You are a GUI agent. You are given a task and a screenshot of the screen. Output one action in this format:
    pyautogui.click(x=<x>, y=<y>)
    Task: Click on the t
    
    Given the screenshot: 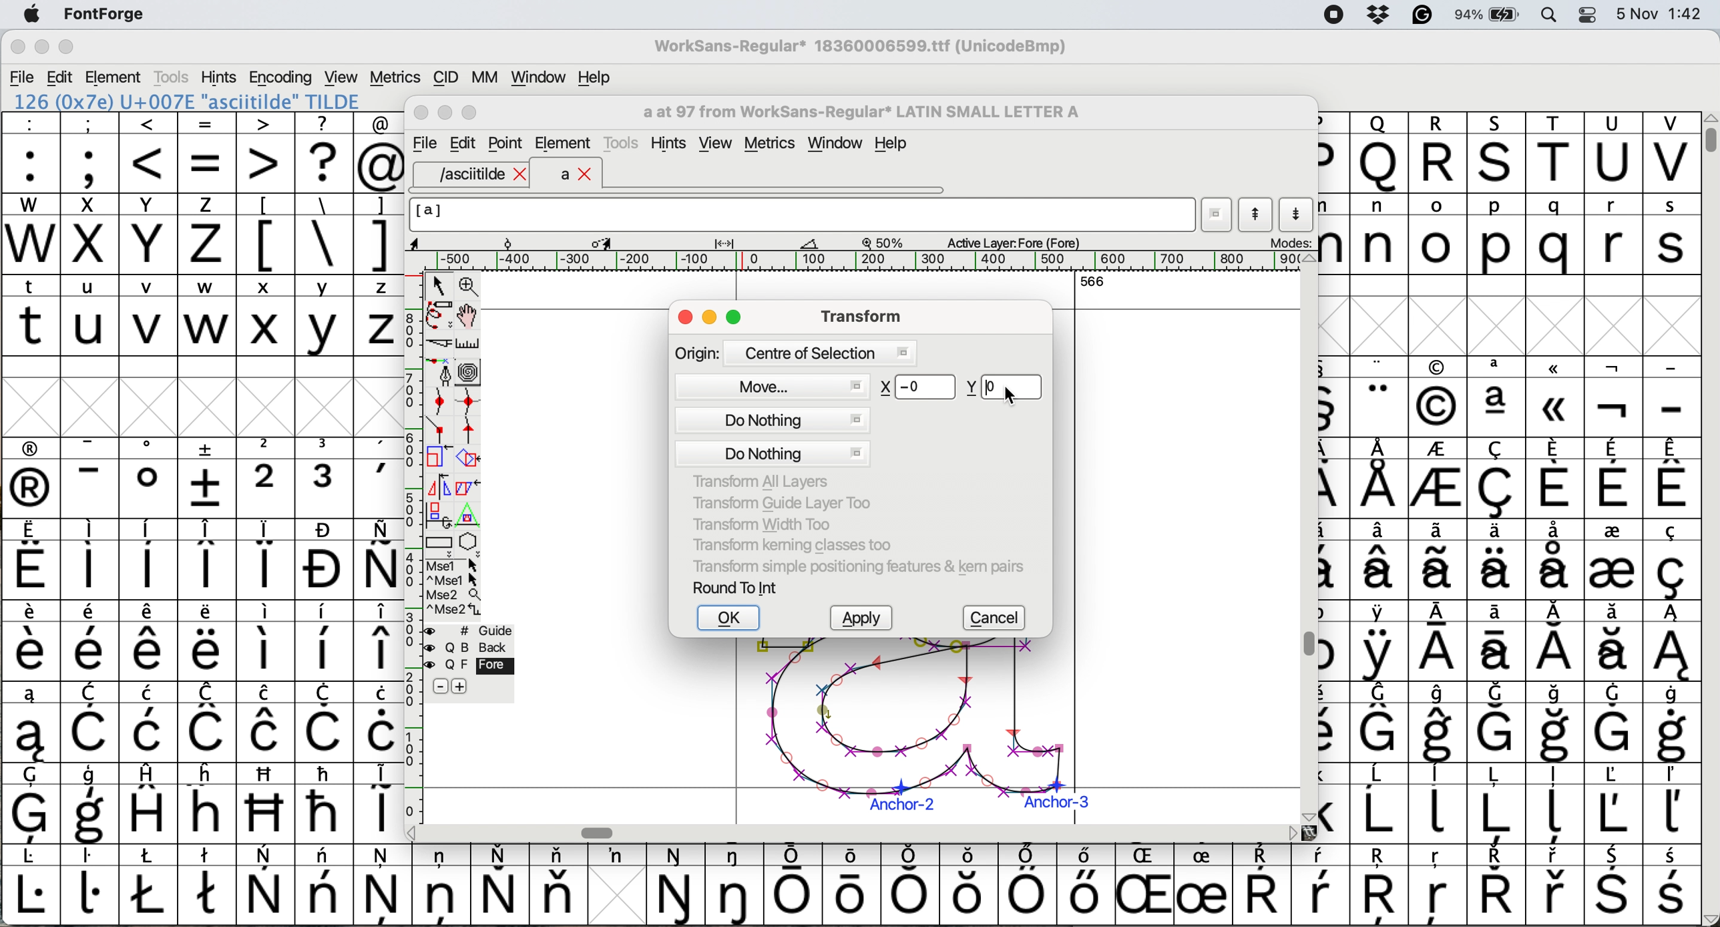 What is the action you would take?
    pyautogui.click(x=31, y=314)
    